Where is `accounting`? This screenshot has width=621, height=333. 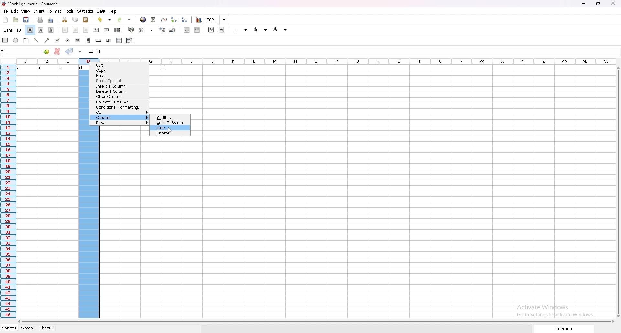
accounting is located at coordinates (131, 30).